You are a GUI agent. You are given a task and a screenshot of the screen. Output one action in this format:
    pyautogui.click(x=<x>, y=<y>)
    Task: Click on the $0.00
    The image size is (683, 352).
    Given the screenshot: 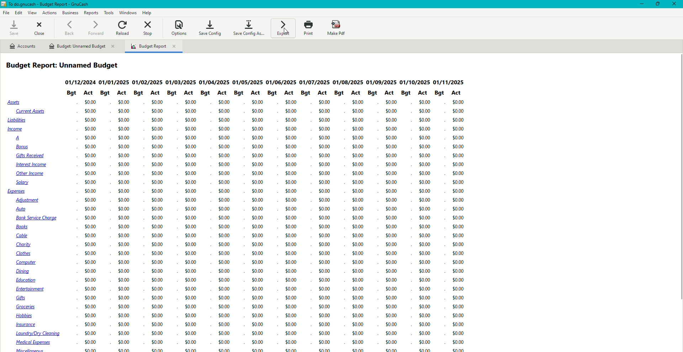 What is the action you would take?
    pyautogui.click(x=274, y=337)
    